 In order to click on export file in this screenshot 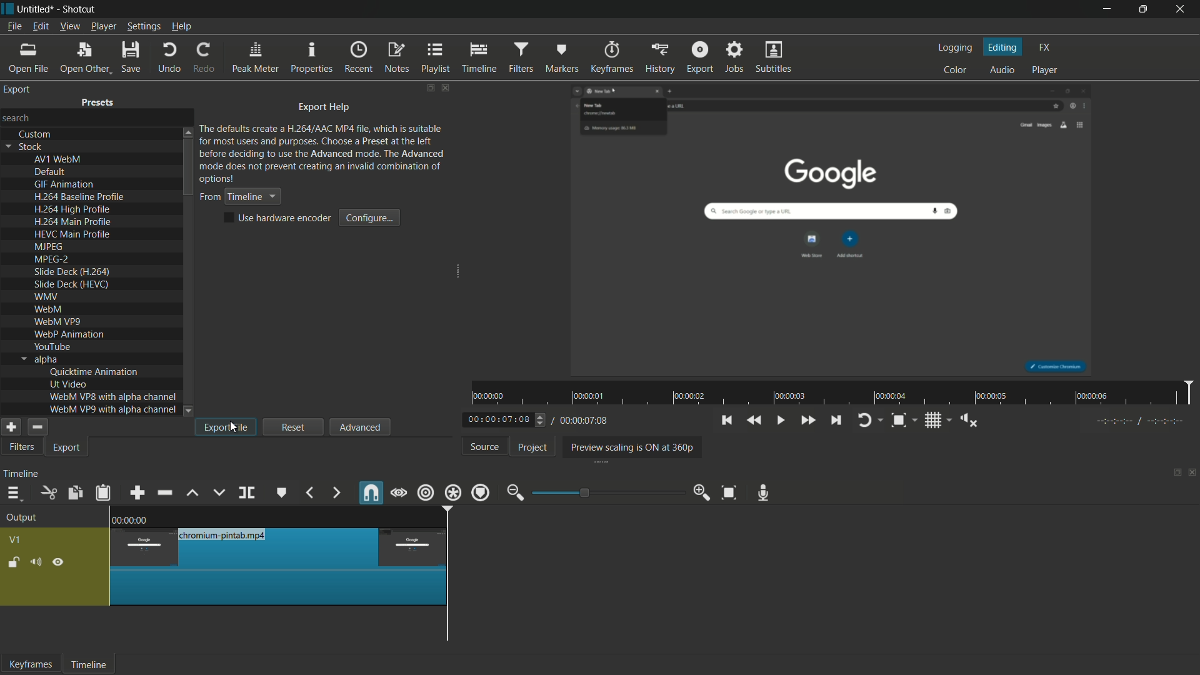, I will do `click(227, 427)`.